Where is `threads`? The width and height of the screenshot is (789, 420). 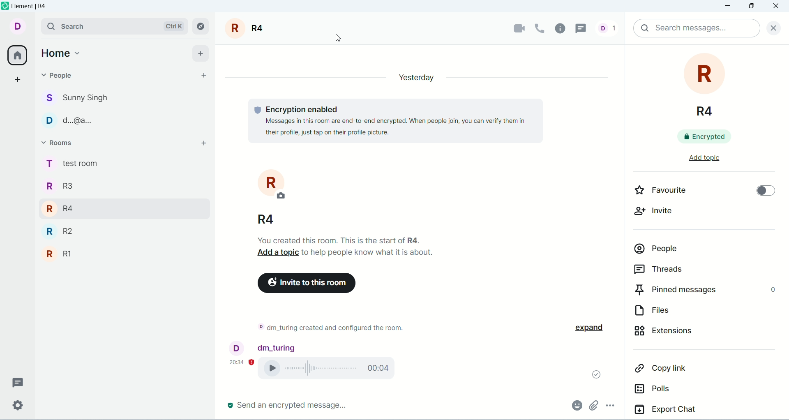 threads is located at coordinates (18, 383).